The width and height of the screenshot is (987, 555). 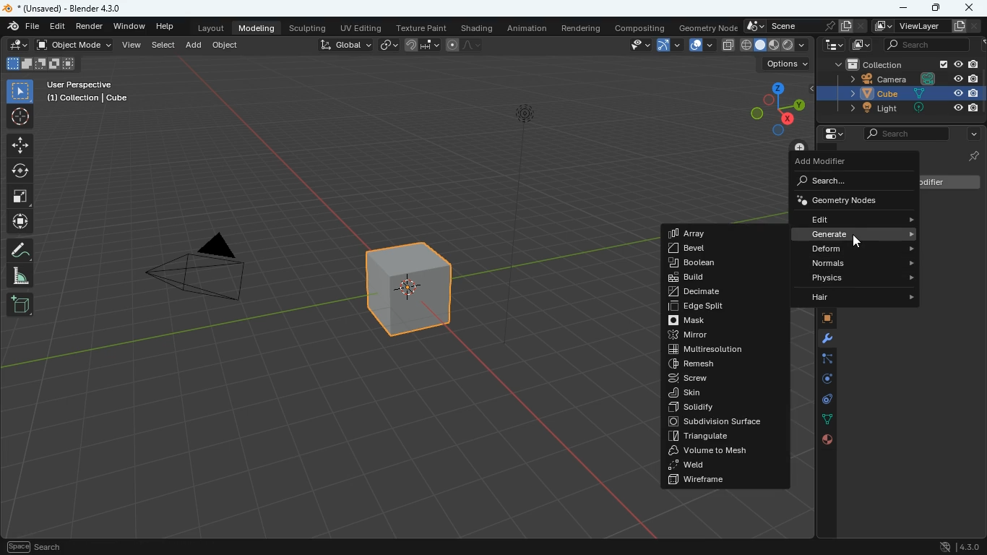 What do you see at coordinates (132, 46) in the screenshot?
I see `view` at bounding box center [132, 46].